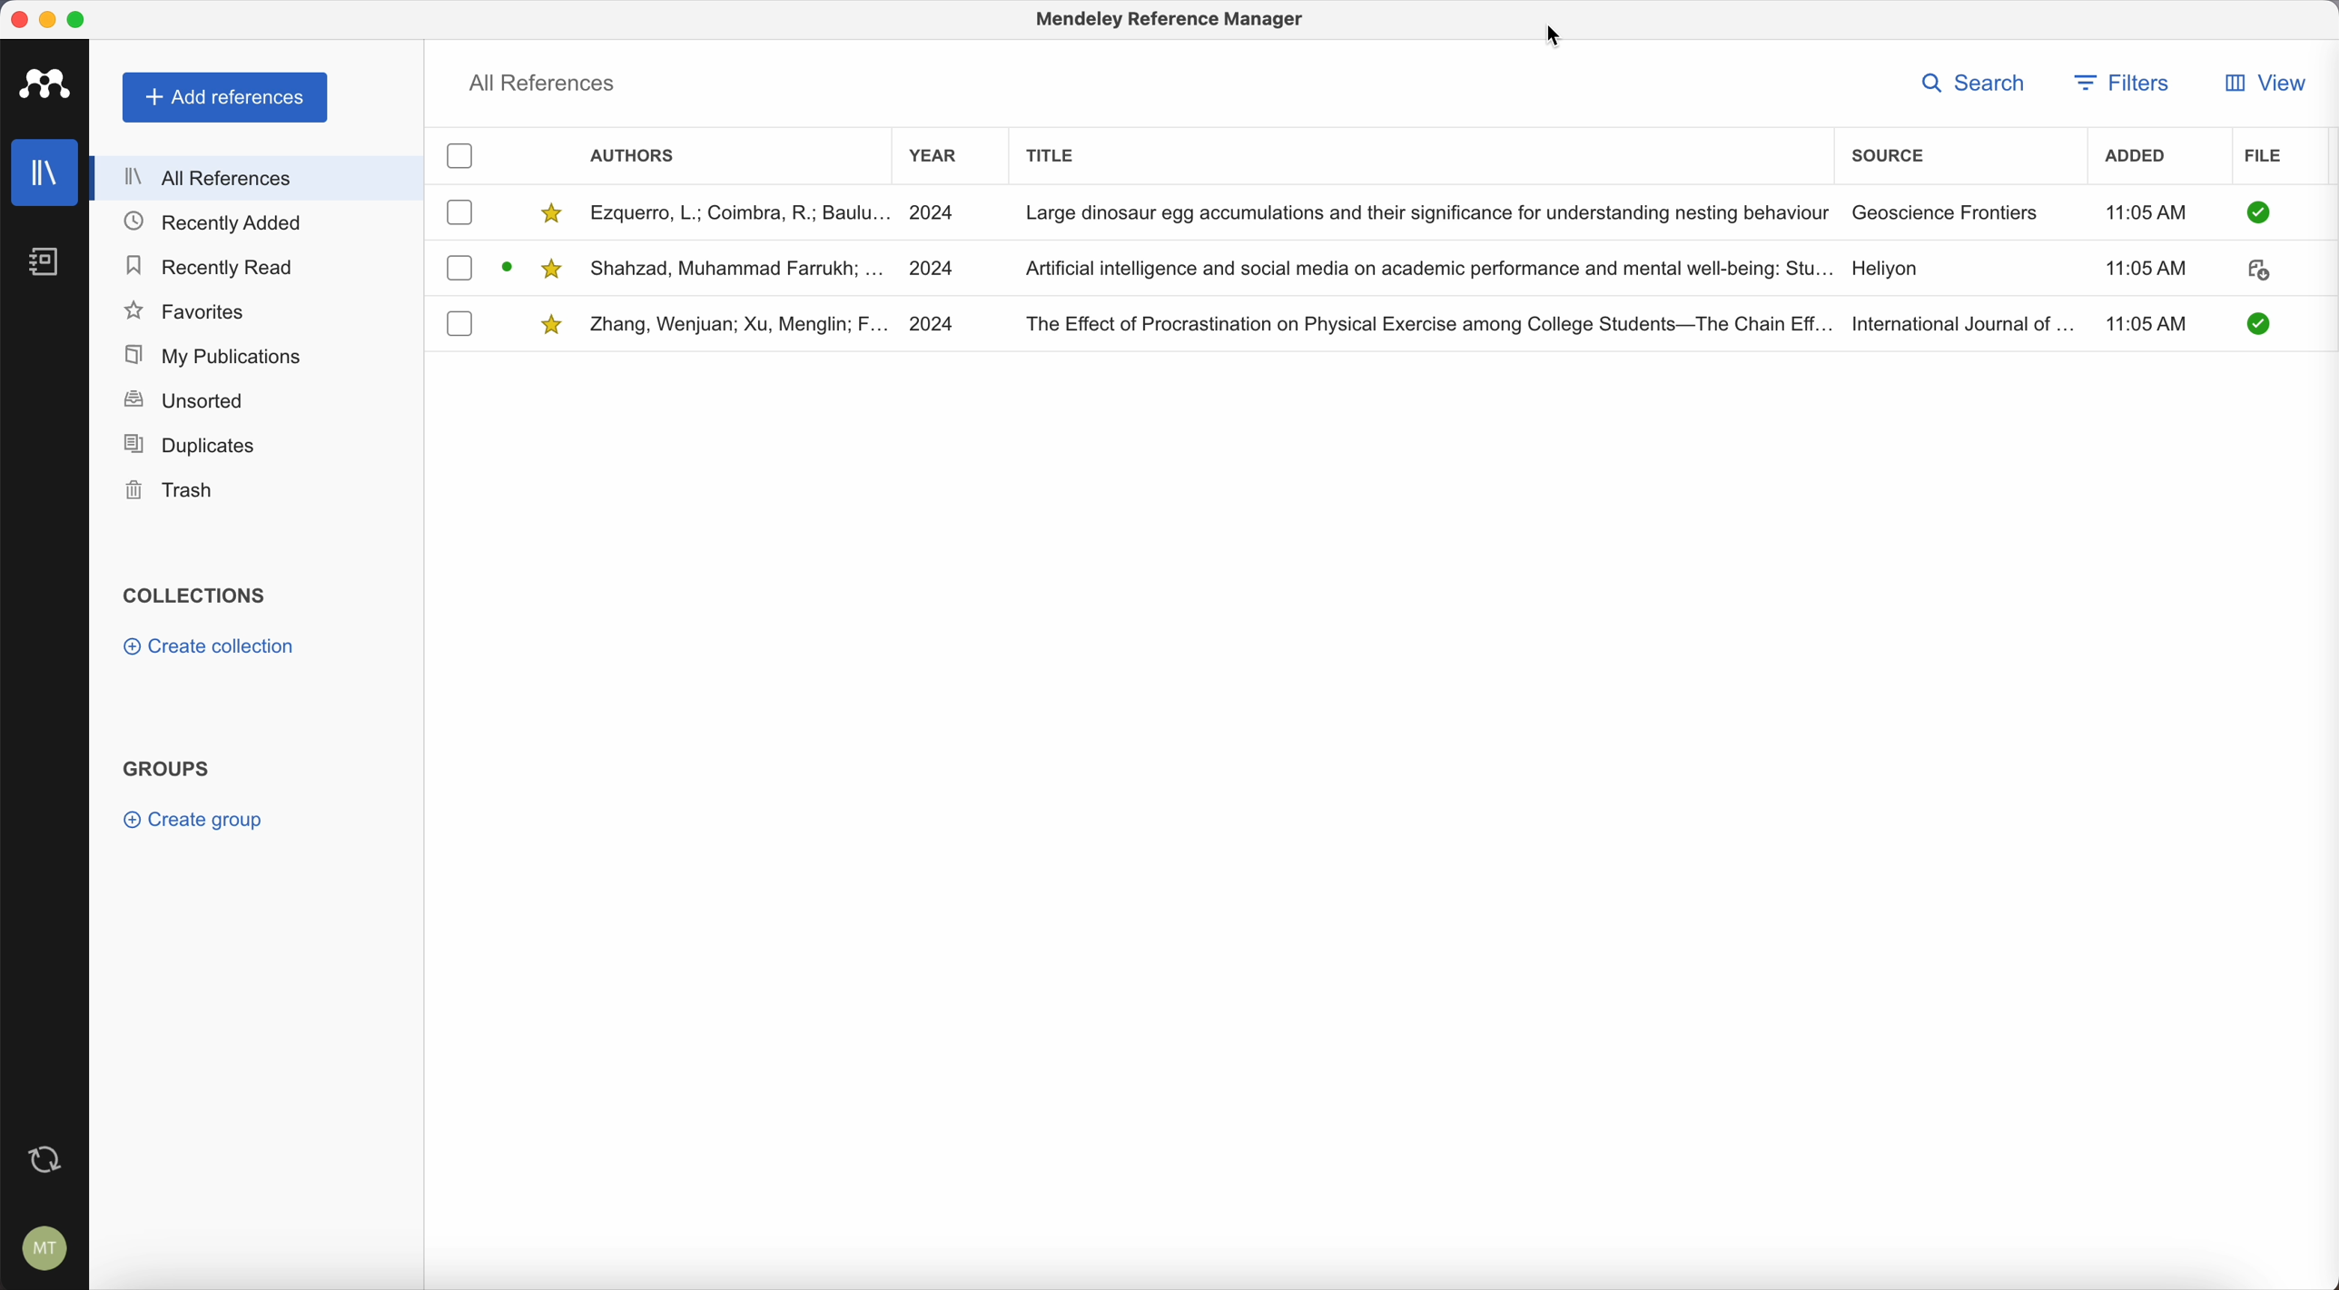 This screenshot has height=1290, width=2339. I want to click on checkbox, so click(459, 323).